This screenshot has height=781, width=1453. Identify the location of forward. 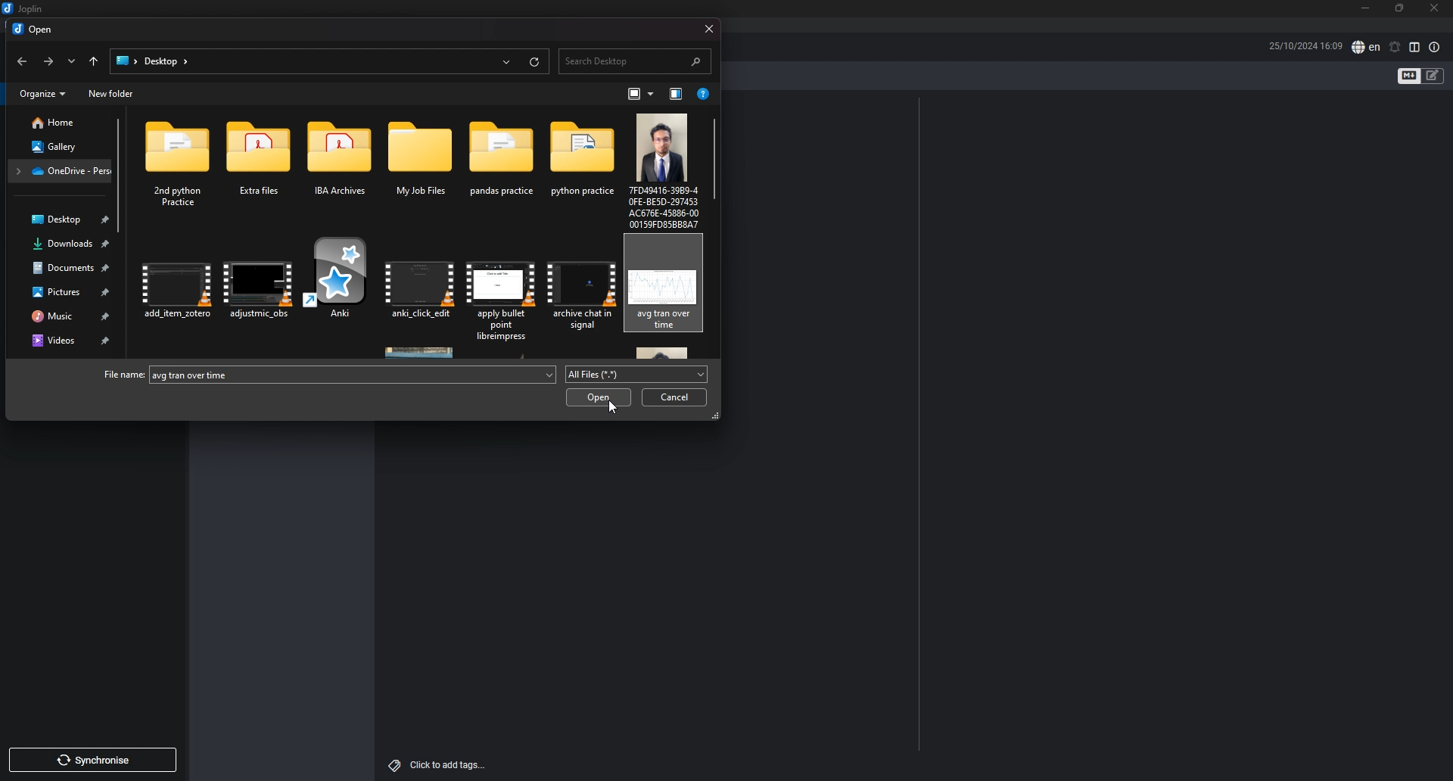
(46, 61).